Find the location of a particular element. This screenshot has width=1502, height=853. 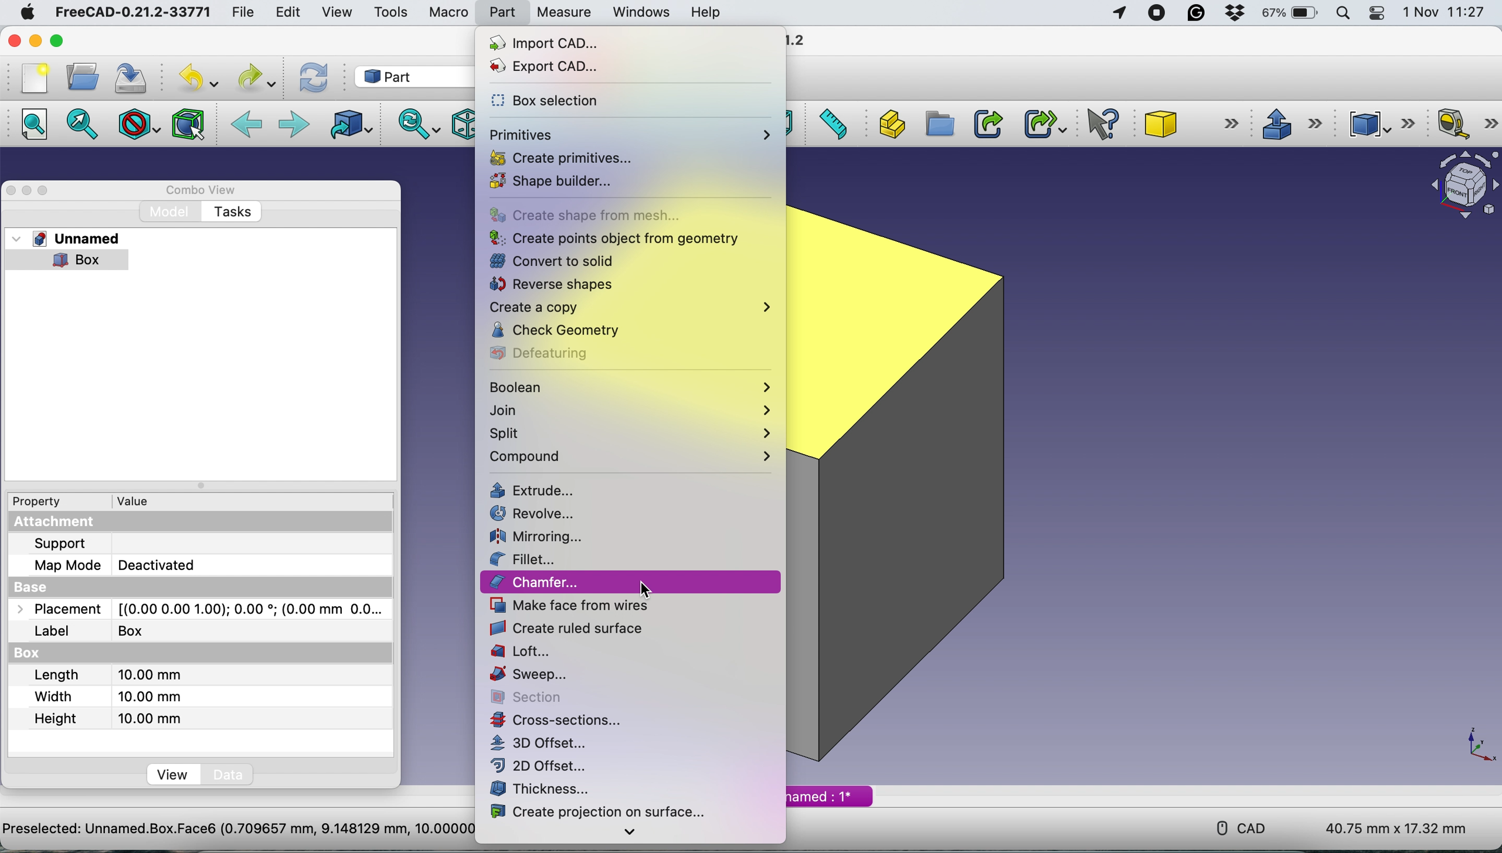

sync view is located at coordinates (413, 126).